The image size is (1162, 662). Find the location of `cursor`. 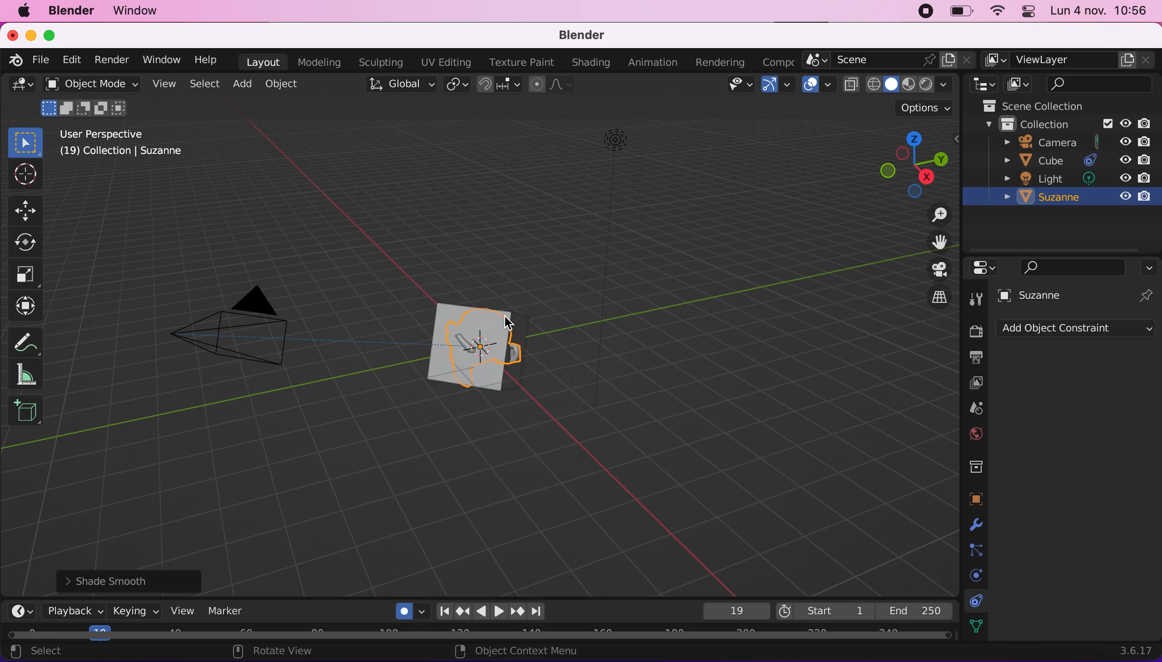

cursor is located at coordinates (24, 176).